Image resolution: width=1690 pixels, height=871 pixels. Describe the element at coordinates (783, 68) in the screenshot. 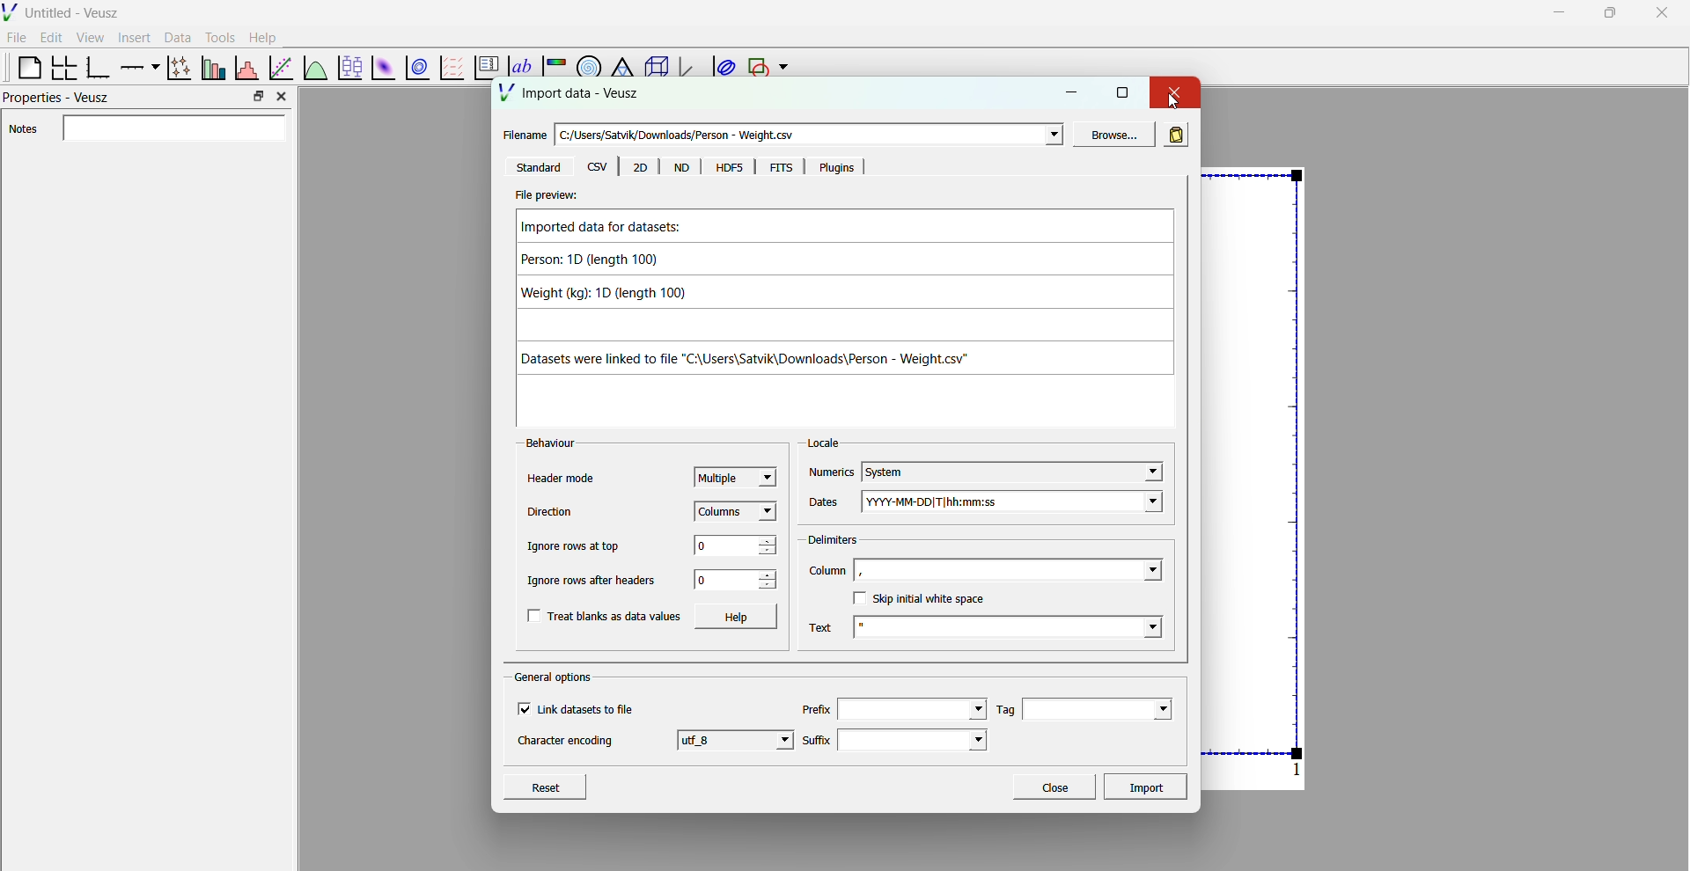

I see `dropdown` at that location.